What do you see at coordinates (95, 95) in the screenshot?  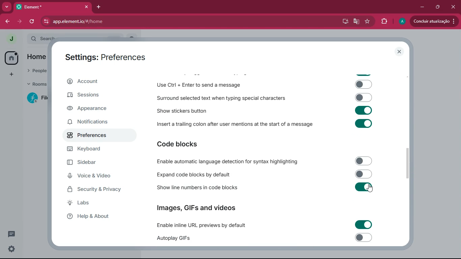 I see `sessions` at bounding box center [95, 95].